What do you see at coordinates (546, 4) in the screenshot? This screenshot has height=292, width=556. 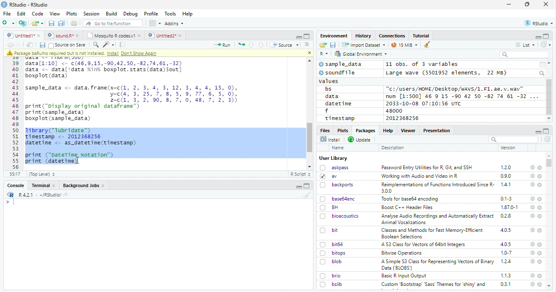 I see `close` at bounding box center [546, 4].